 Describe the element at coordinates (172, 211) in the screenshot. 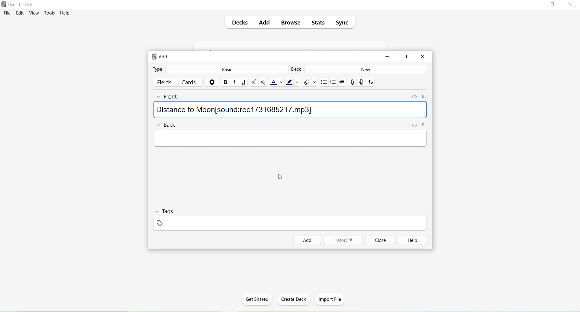

I see `Tags` at that location.